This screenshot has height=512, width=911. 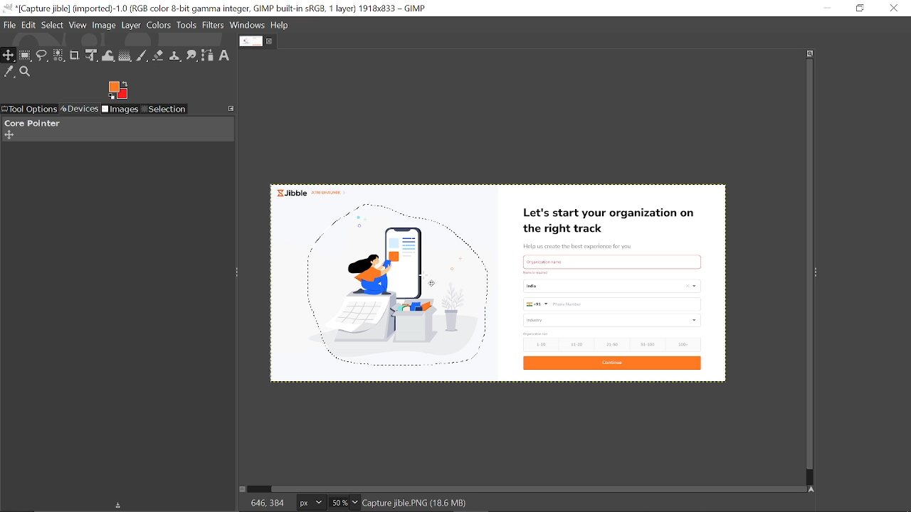 I want to click on View, so click(x=78, y=25).